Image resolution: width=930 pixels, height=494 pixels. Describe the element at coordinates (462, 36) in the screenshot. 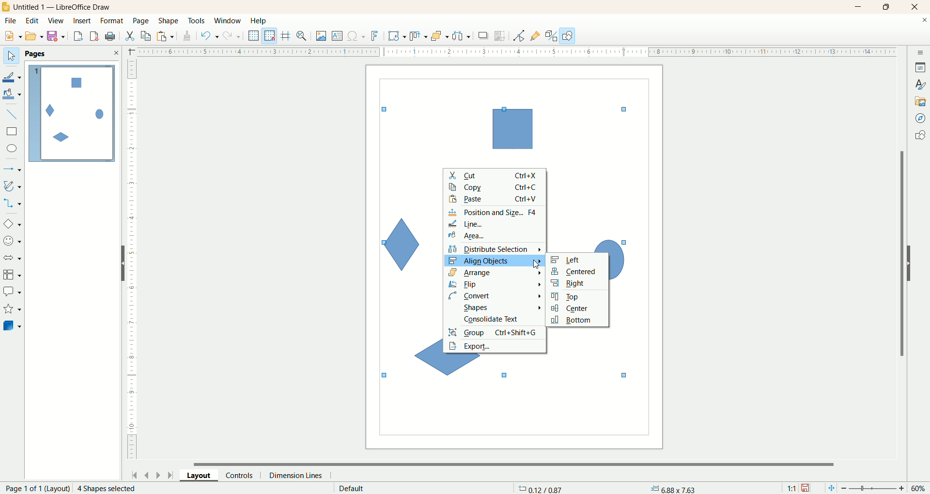

I see `select at least three objects to distribute` at that location.